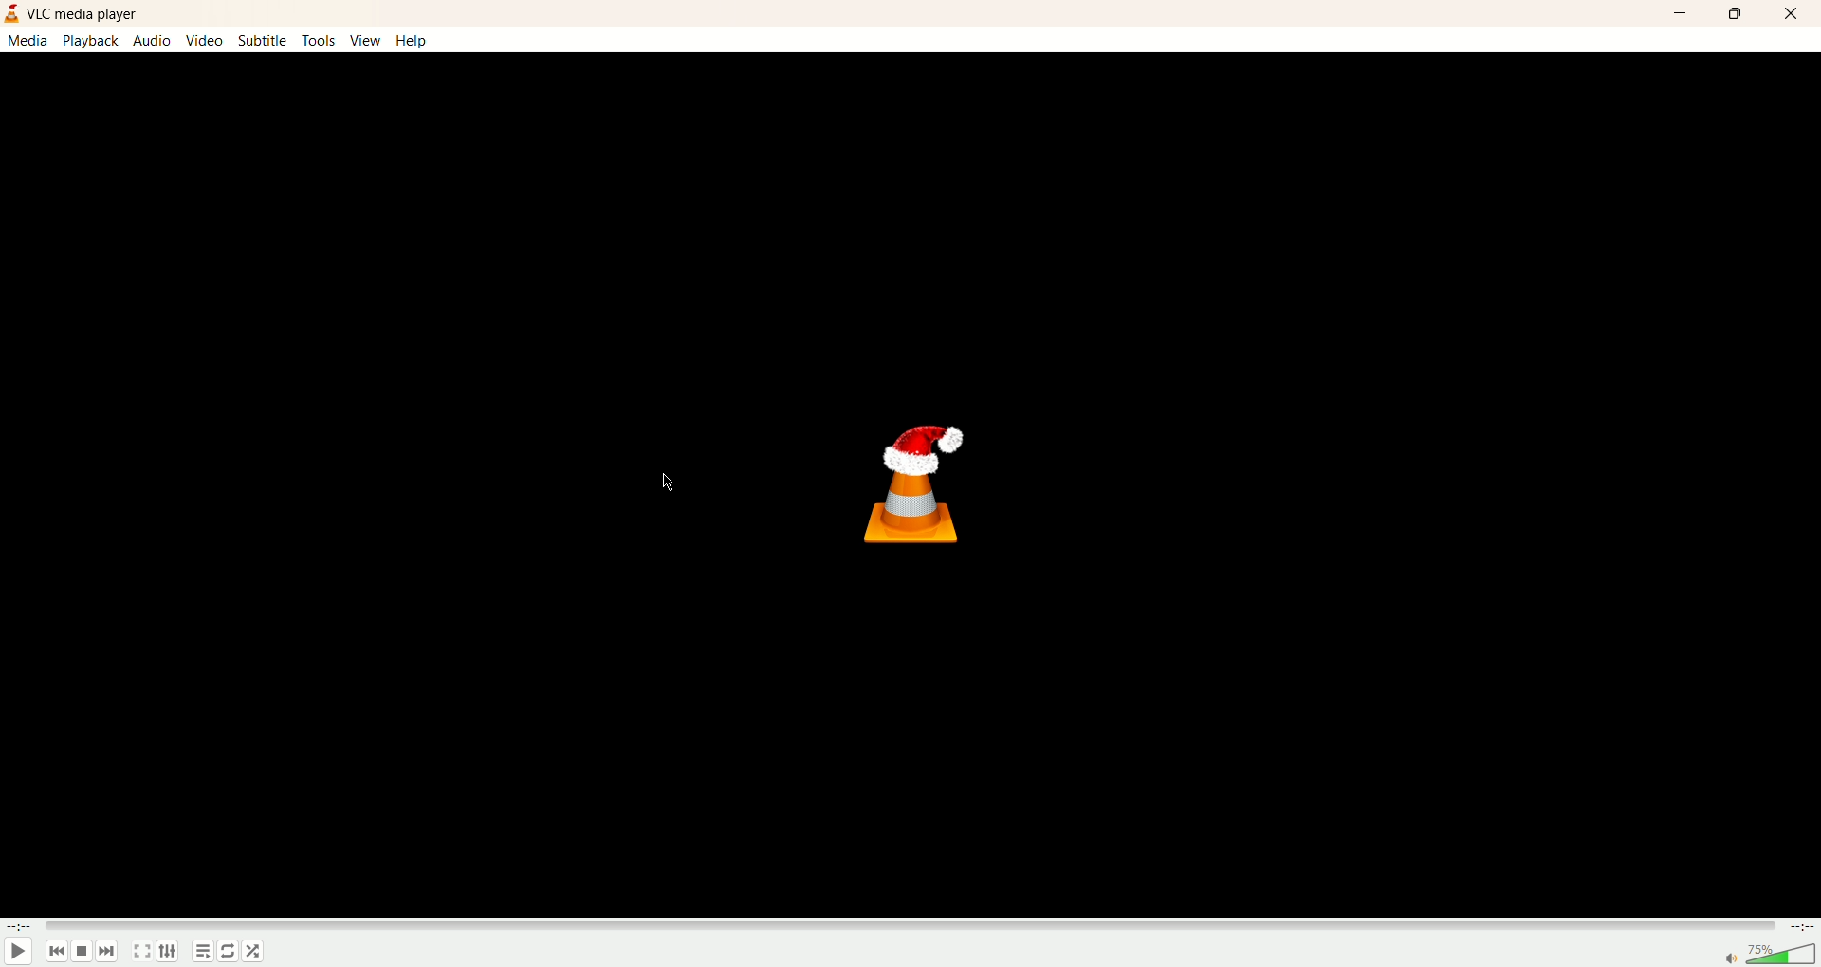 The image size is (1821, 967). What do you see at coordinates (18, 951) in the screenshot?
I see `play/pause` at bounding box center [18, 951].